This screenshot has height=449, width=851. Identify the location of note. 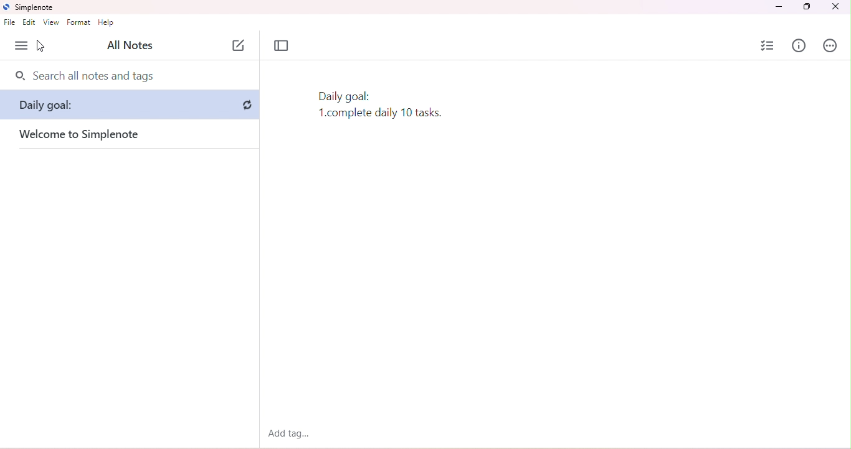
(115, 104).